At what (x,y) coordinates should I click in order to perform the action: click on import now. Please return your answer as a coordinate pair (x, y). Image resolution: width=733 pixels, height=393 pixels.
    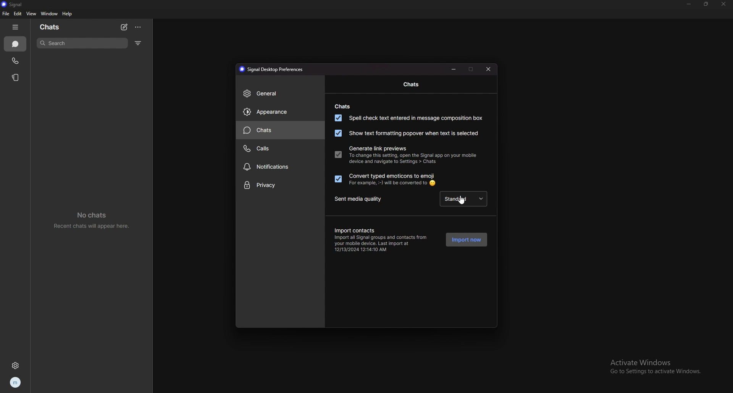
    Looking at the image, I should click on (466, 239).